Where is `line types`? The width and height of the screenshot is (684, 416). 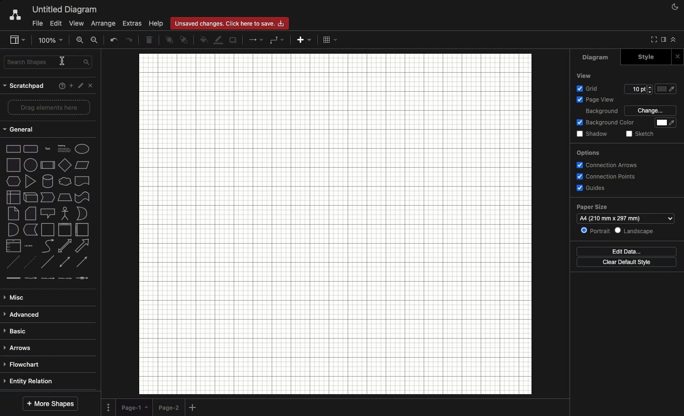
line types is located at coordinates (51, 282).